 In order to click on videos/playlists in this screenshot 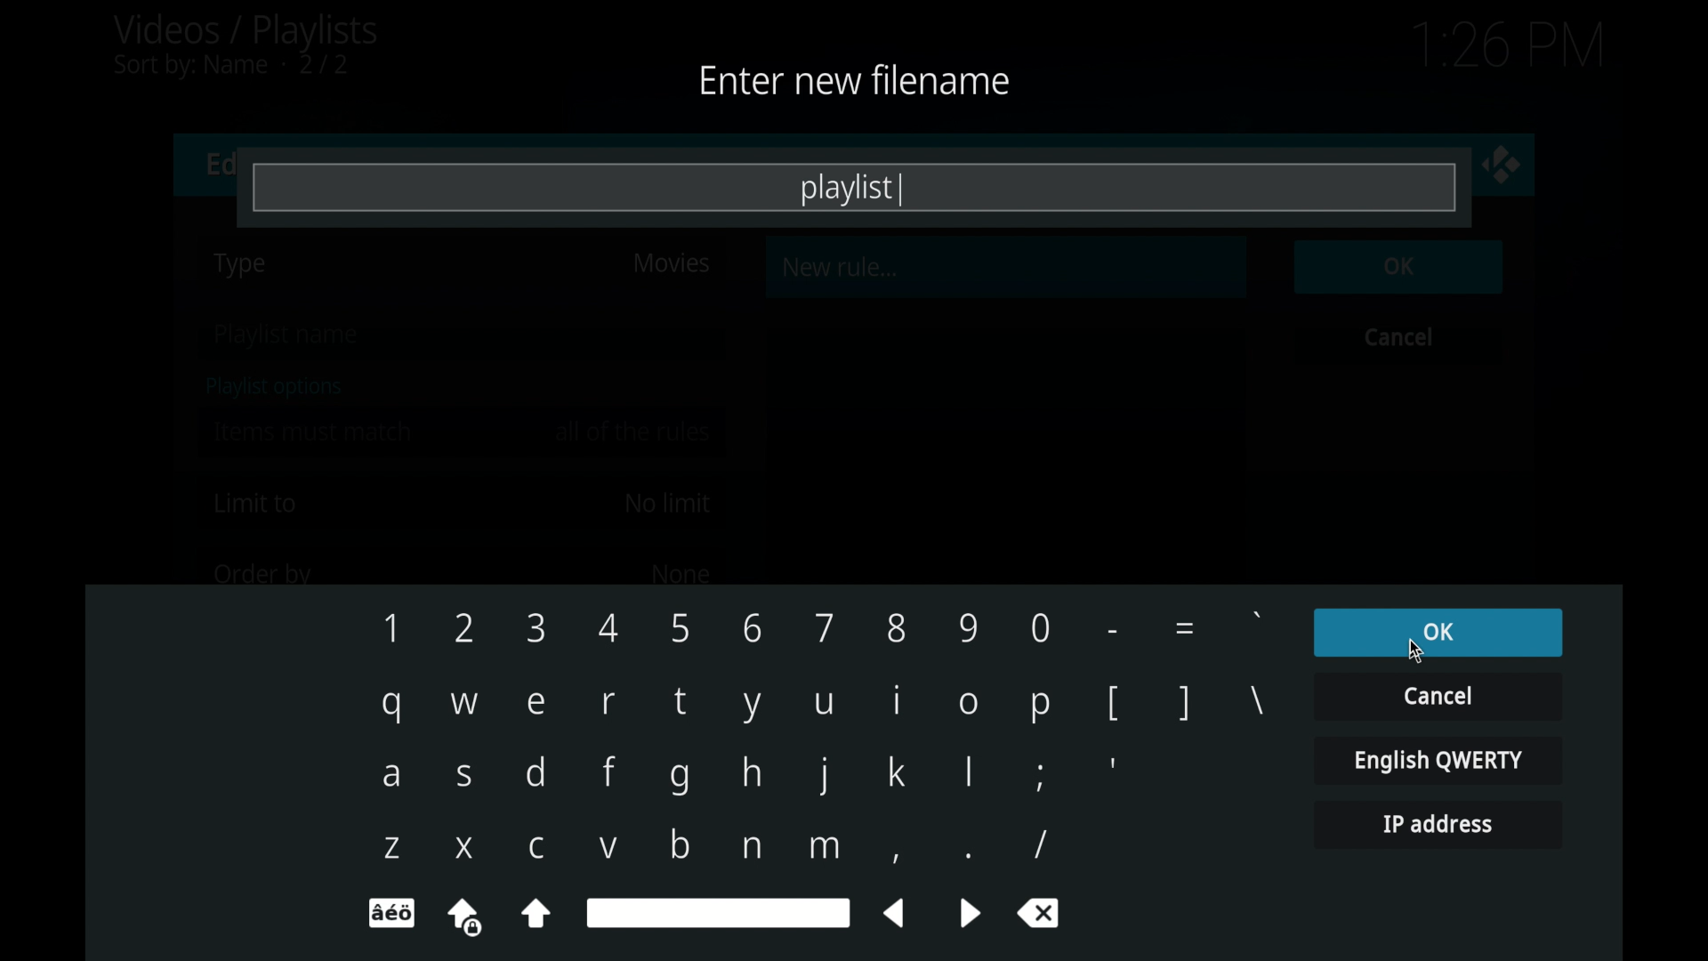, I will do `click(245, 45)`.